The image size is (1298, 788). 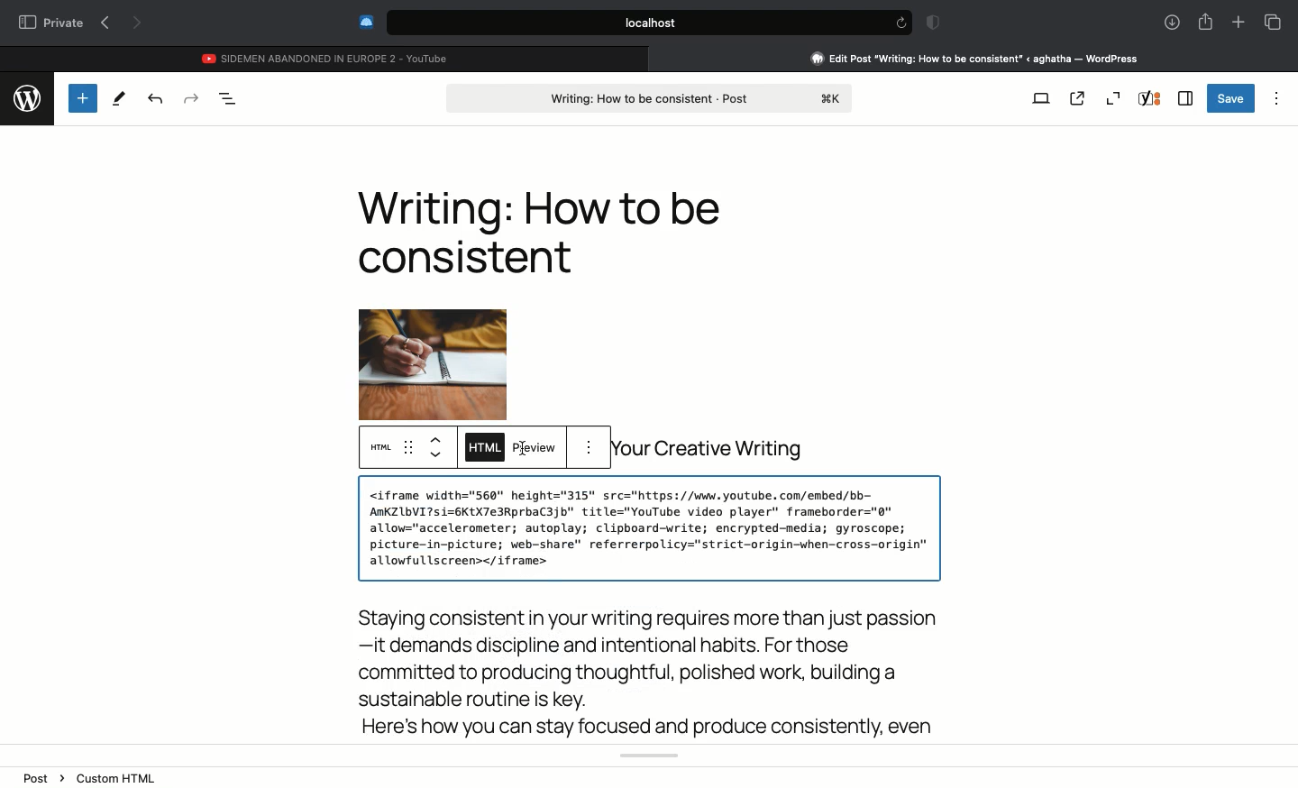 What do you see at coordinates (537, 451) in the screenshot?
I see `Click preview` at bounding box center [537, 451].